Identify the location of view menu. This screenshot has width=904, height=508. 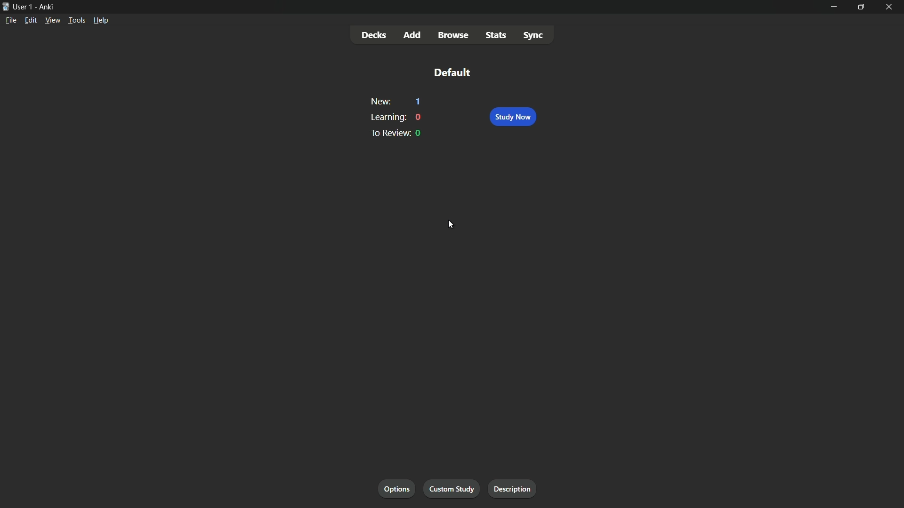
(53, 20).